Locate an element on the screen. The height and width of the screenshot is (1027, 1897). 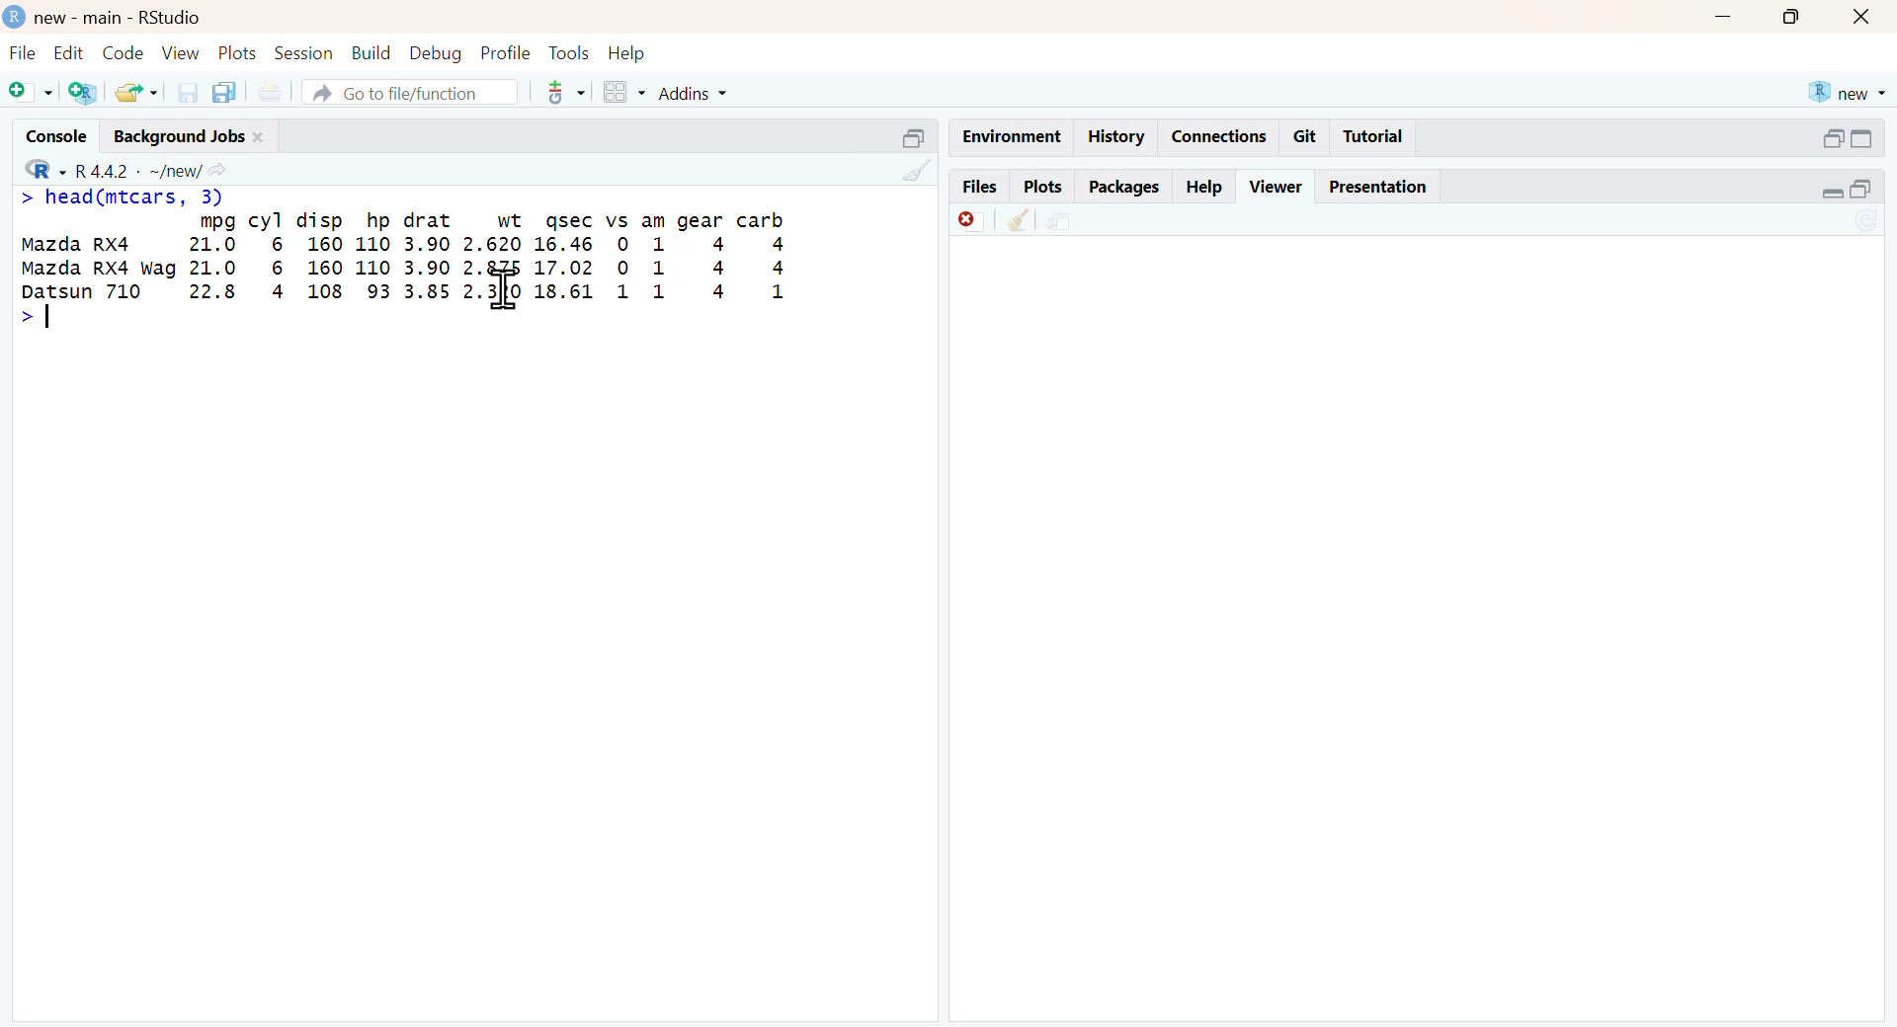
Debug is located at coordinates (434, 53).